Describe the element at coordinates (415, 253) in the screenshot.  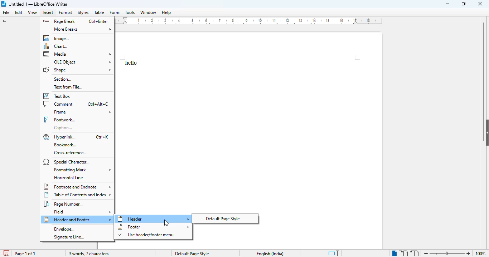
I see `book view` at that location.